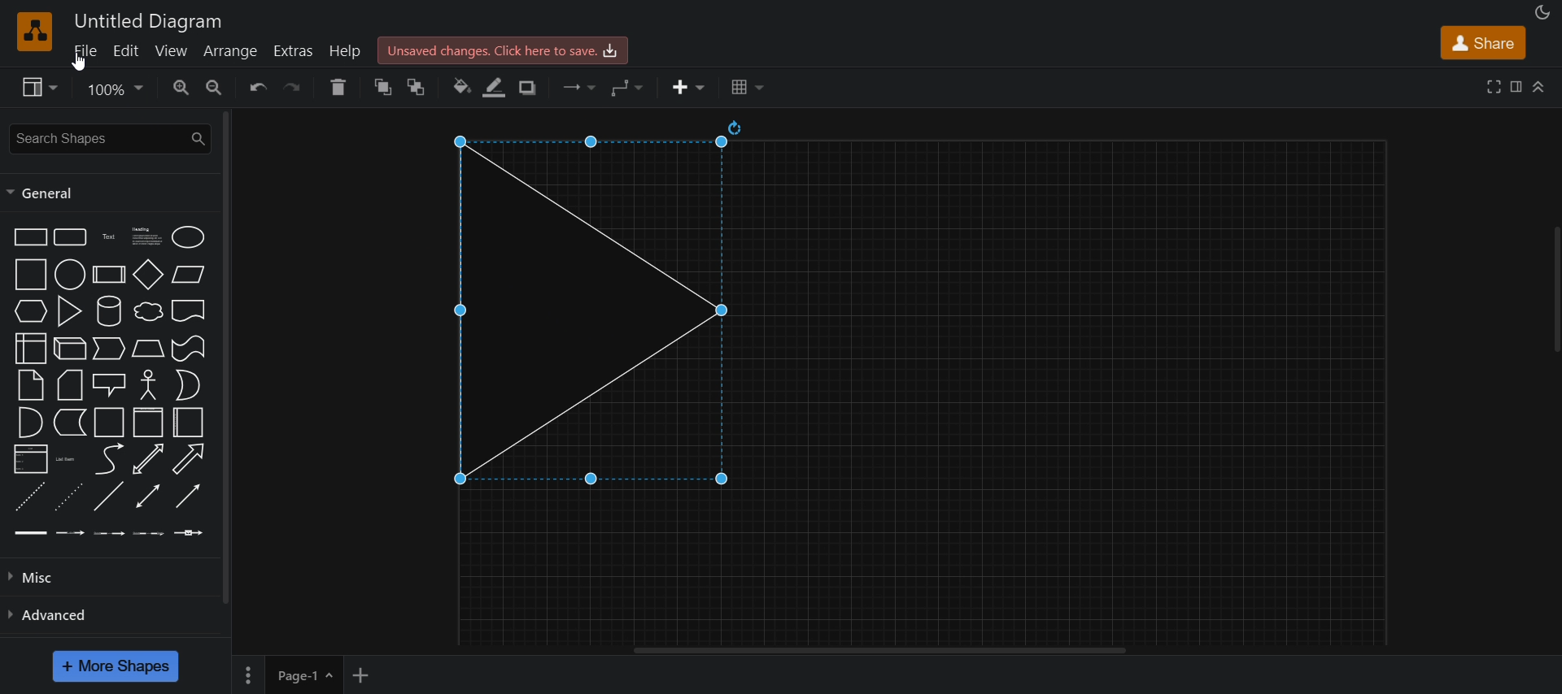 Image resolution: width=1562 pixels, height=694 pixels. Describe the element at coordinates (148, 274) in the screenshot. I see `diamond` at that location.